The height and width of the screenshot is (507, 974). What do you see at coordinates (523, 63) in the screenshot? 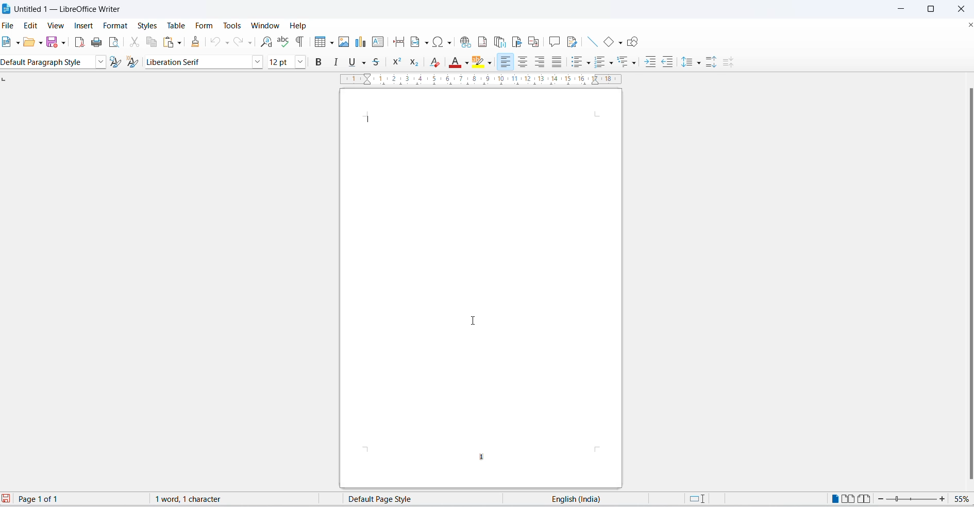
I see `text align center` at bounding box center [523, 63].